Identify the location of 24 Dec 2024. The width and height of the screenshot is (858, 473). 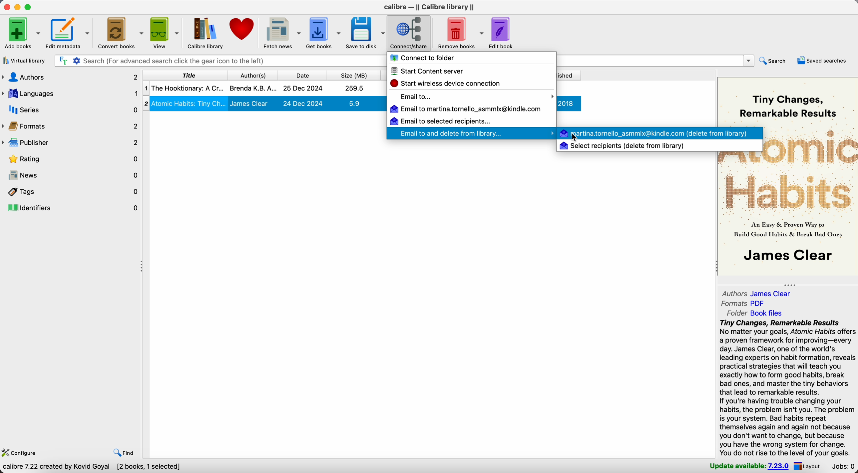
(303, 103).